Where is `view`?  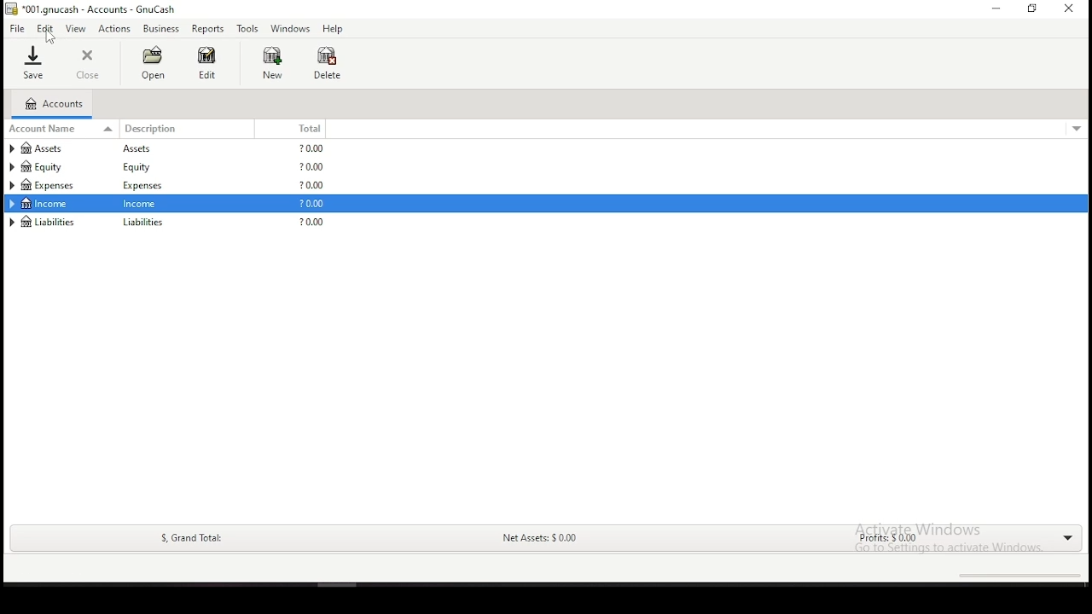
view is located at coordinates (76, 29).